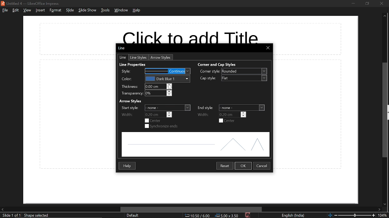 This screenshot has width=389, height=218. I want to click on Headings, so click(178, 64).